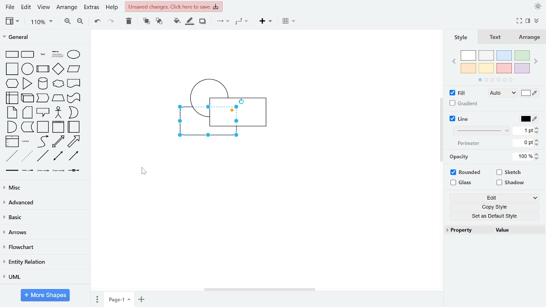  What do you see at coordinates (92, 9) in the screenshot?
I see `extras` at bounding box center [92, 9].